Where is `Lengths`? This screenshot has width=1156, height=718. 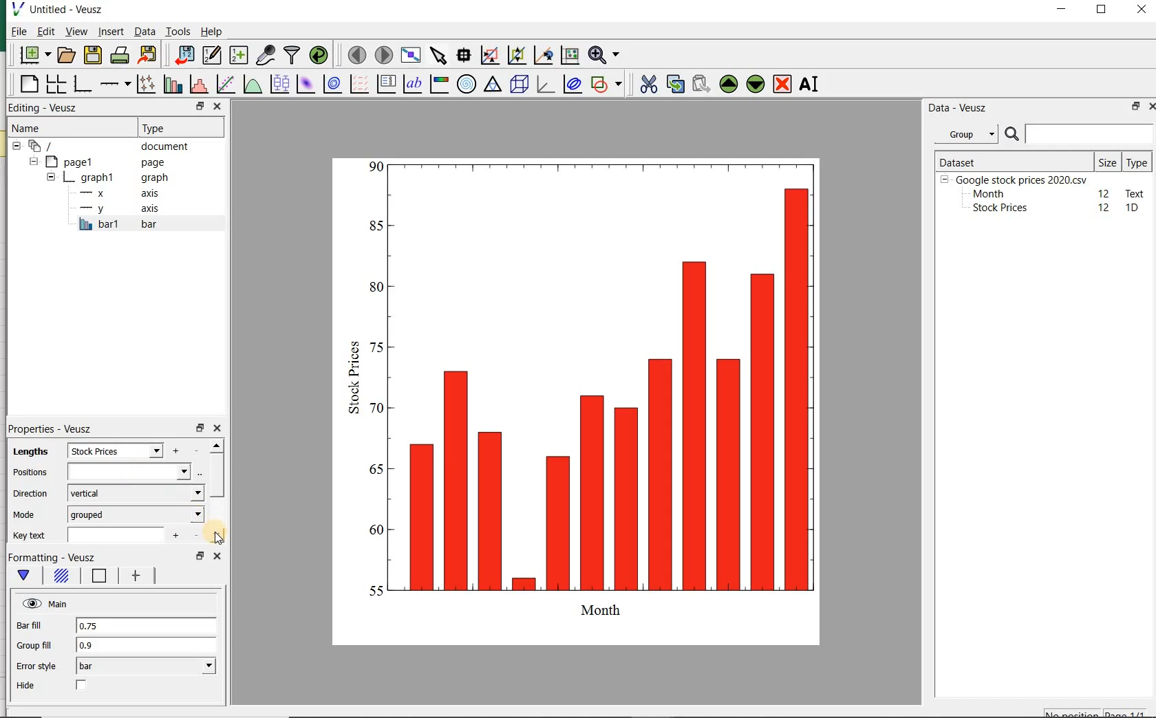 Lengths is located at coordinates (27, 453).